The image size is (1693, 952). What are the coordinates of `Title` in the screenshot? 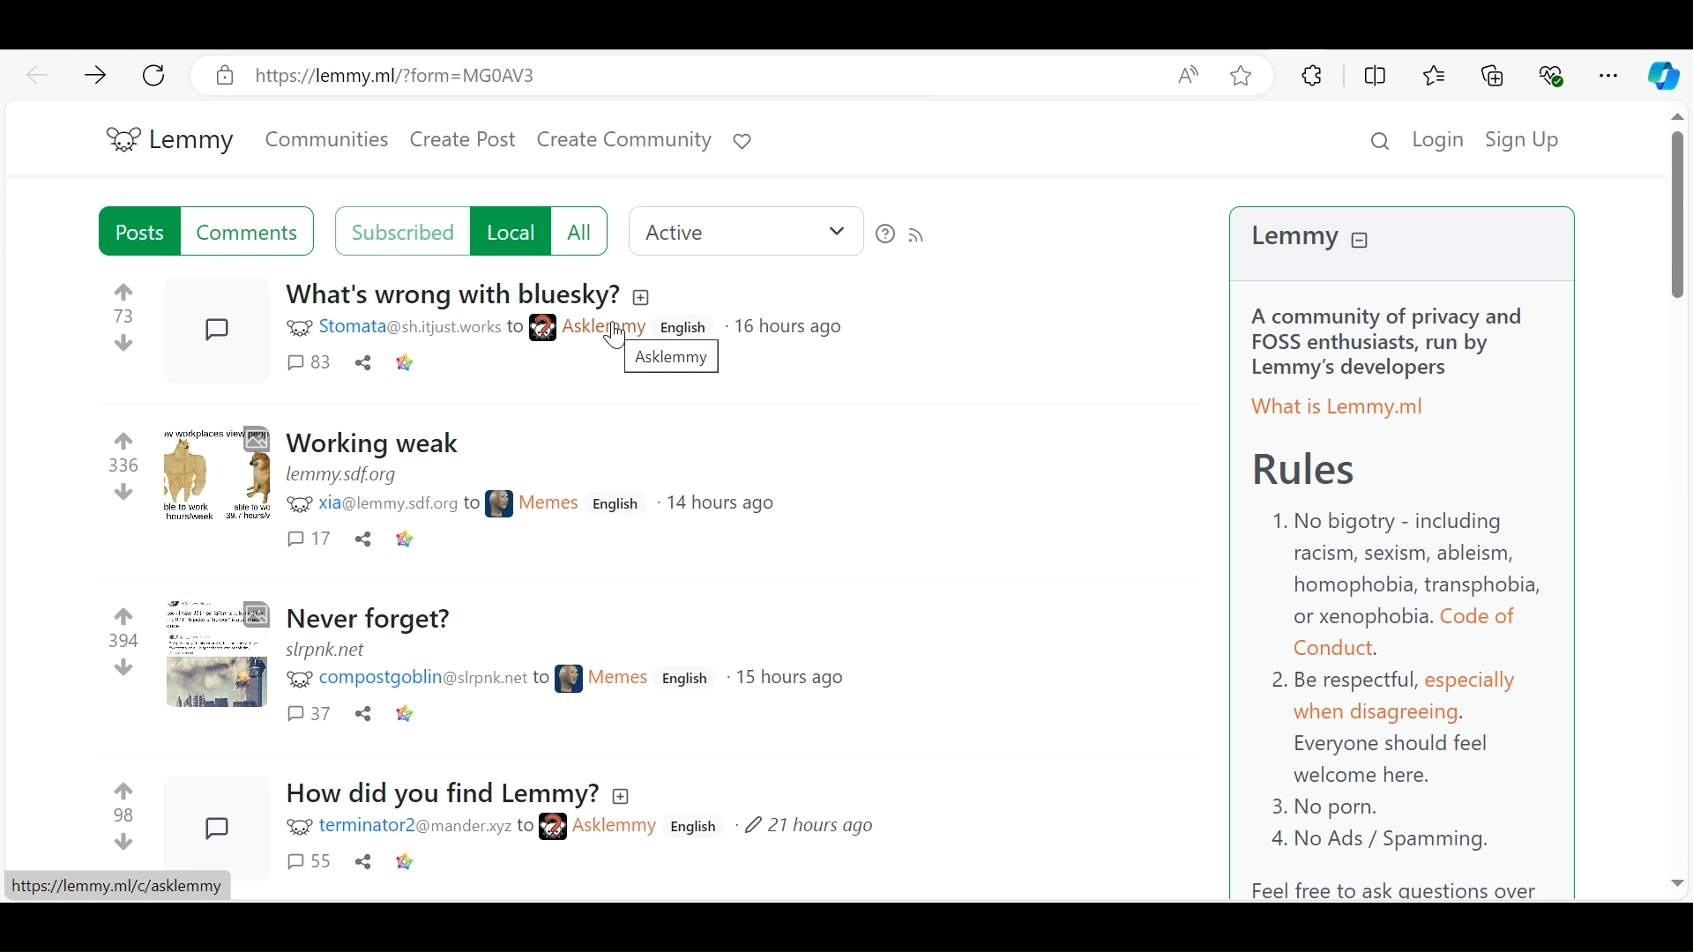 It's located at (446, 791).